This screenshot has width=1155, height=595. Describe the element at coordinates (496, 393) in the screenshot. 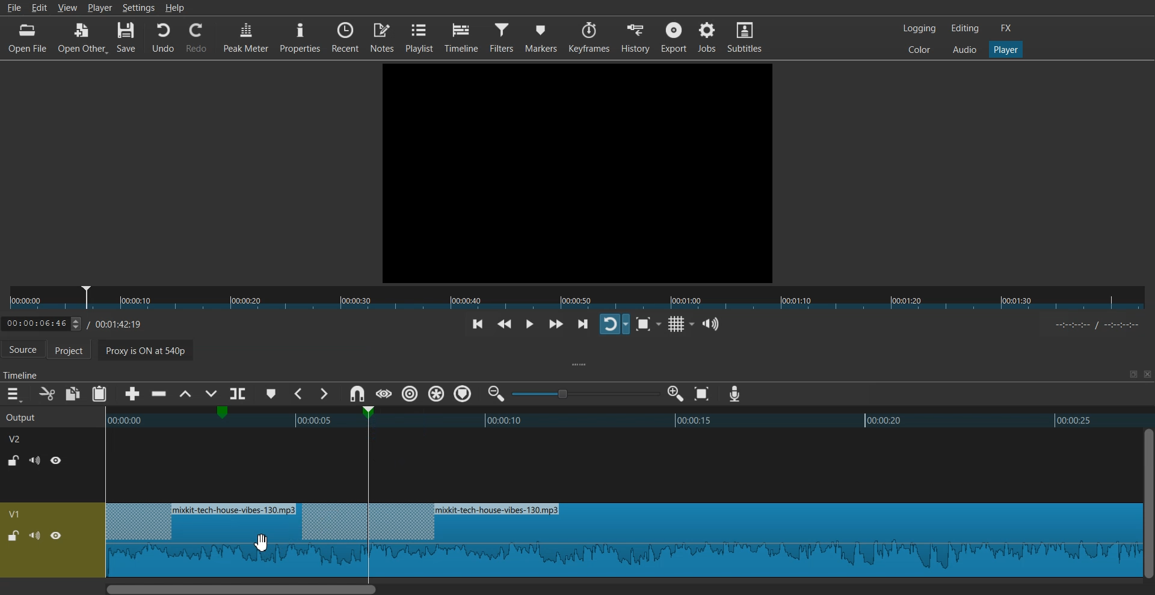

I see `Zoom timeline out` at that location.